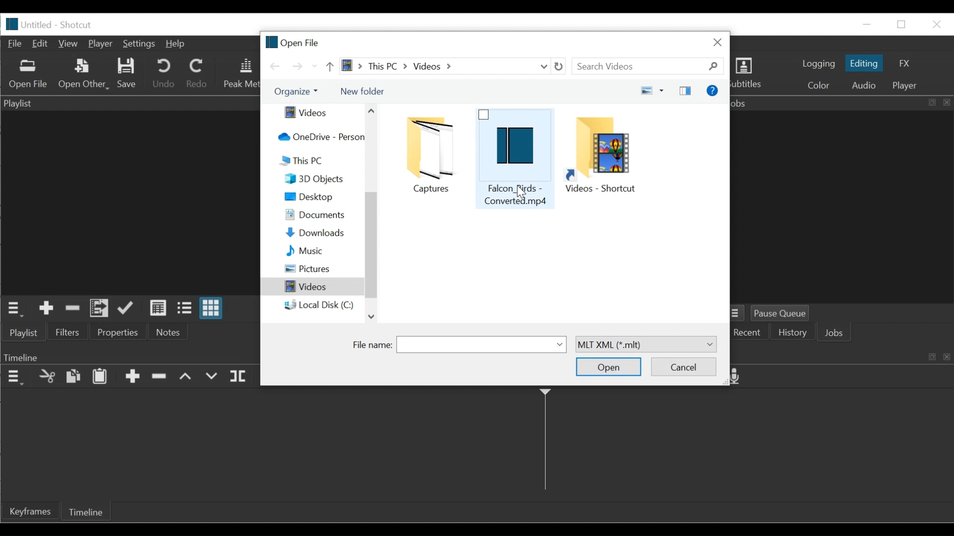 The image size is (954, 536). I want to click on File, so click(16, 44).